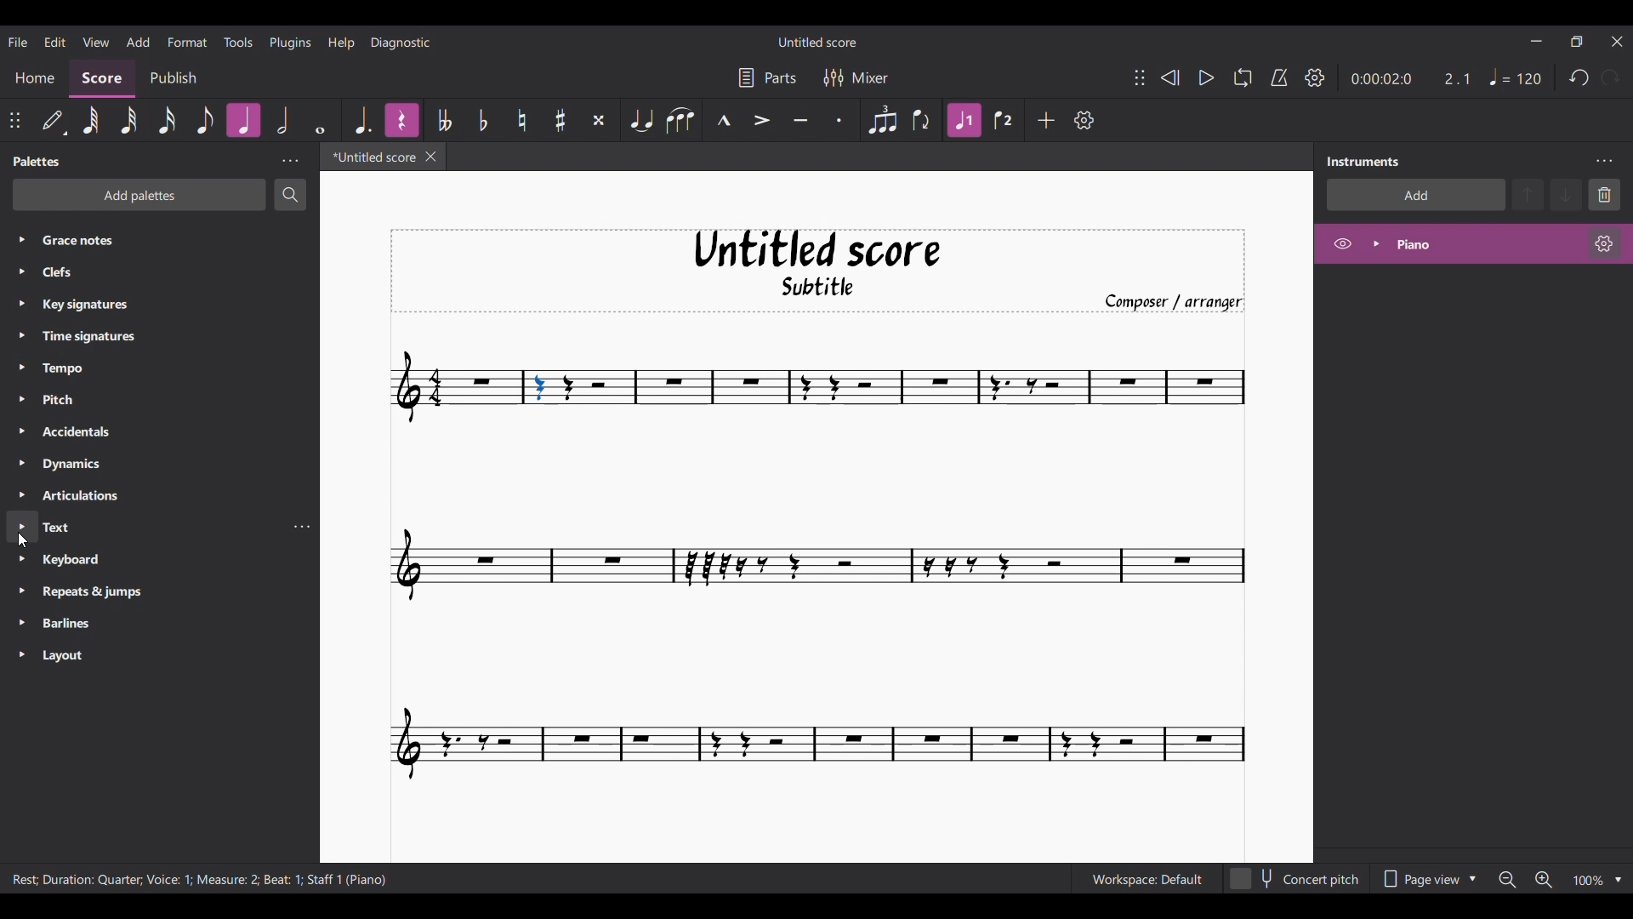 The height and width of the screenshot is (919, 1633). What do you see at coordinates (401, 43) in the screenshot?
I see `Diagnostic menu` at bounding box center [401, 43].